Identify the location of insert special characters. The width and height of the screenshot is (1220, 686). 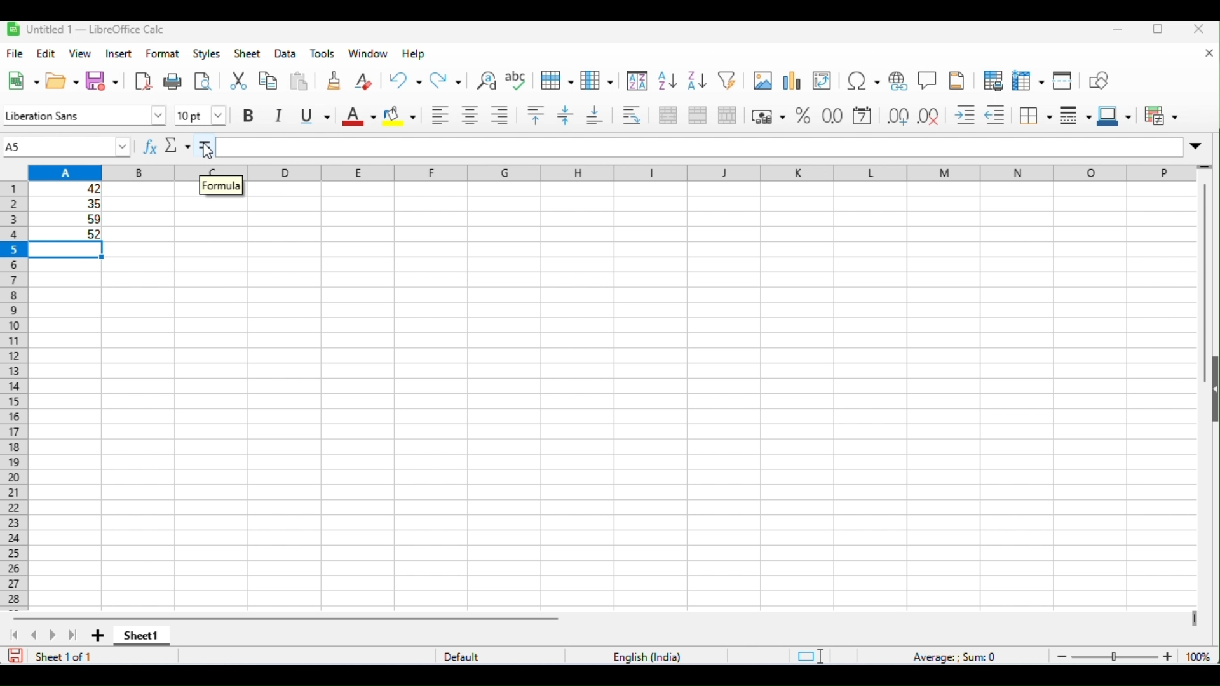
(863, 81).